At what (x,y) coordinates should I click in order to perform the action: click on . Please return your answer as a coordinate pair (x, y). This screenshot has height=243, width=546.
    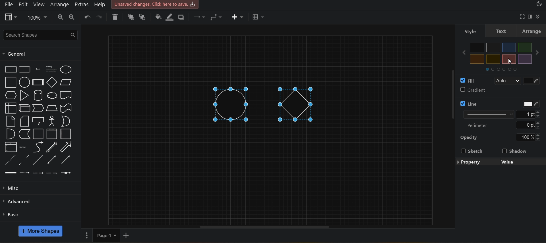
    Looking at the image, I should click on (526, 59).